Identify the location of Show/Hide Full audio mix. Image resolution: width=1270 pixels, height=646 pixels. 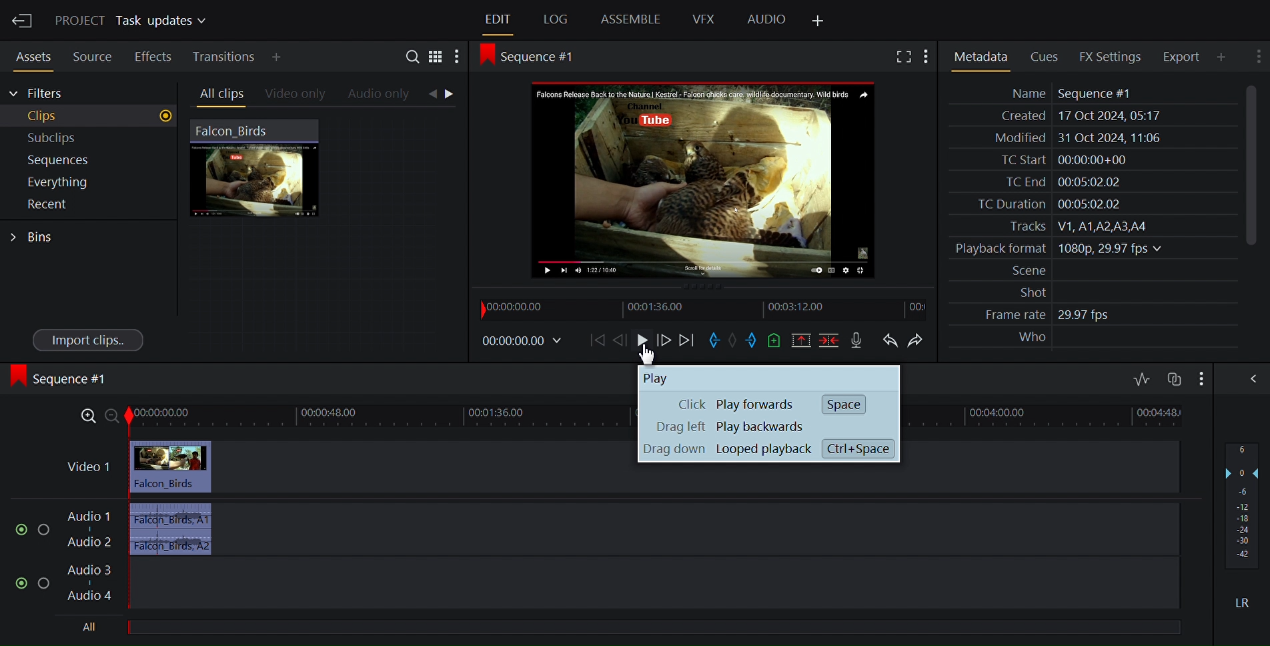
(1247, 378).